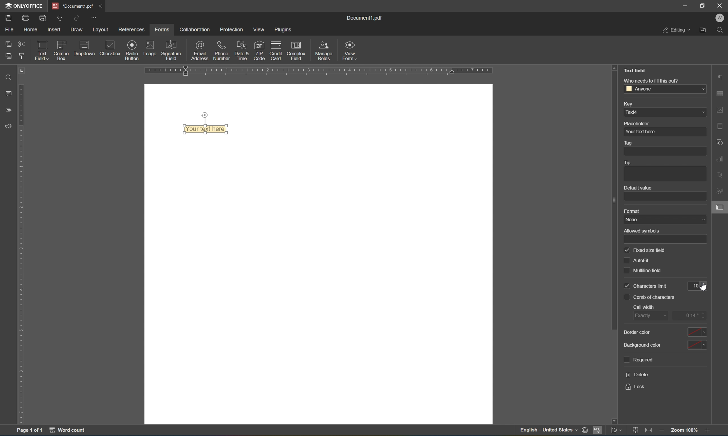 The width and height of the screenshot is (728, 436). Describe the element at coordinates (163, 29) in the screenshot. I see `forms` at that location.